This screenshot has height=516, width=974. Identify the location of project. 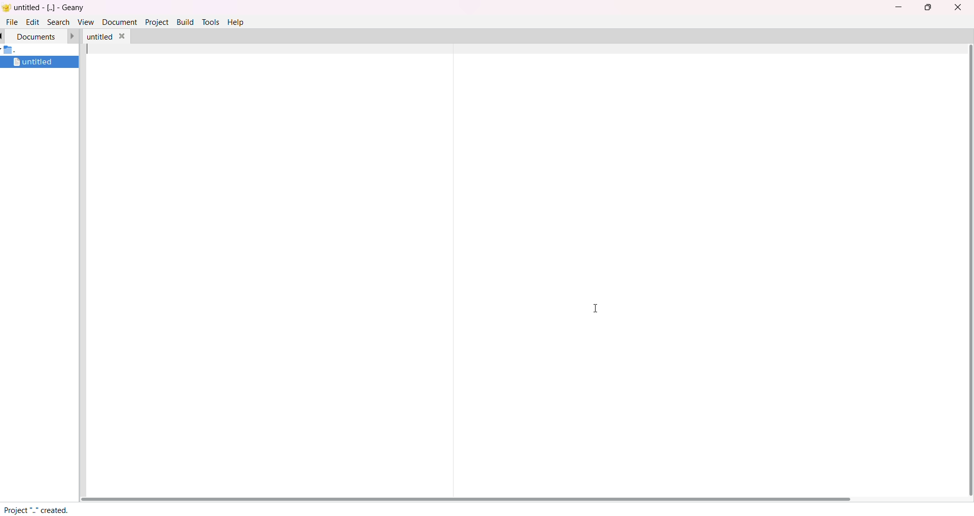
(157, 22).